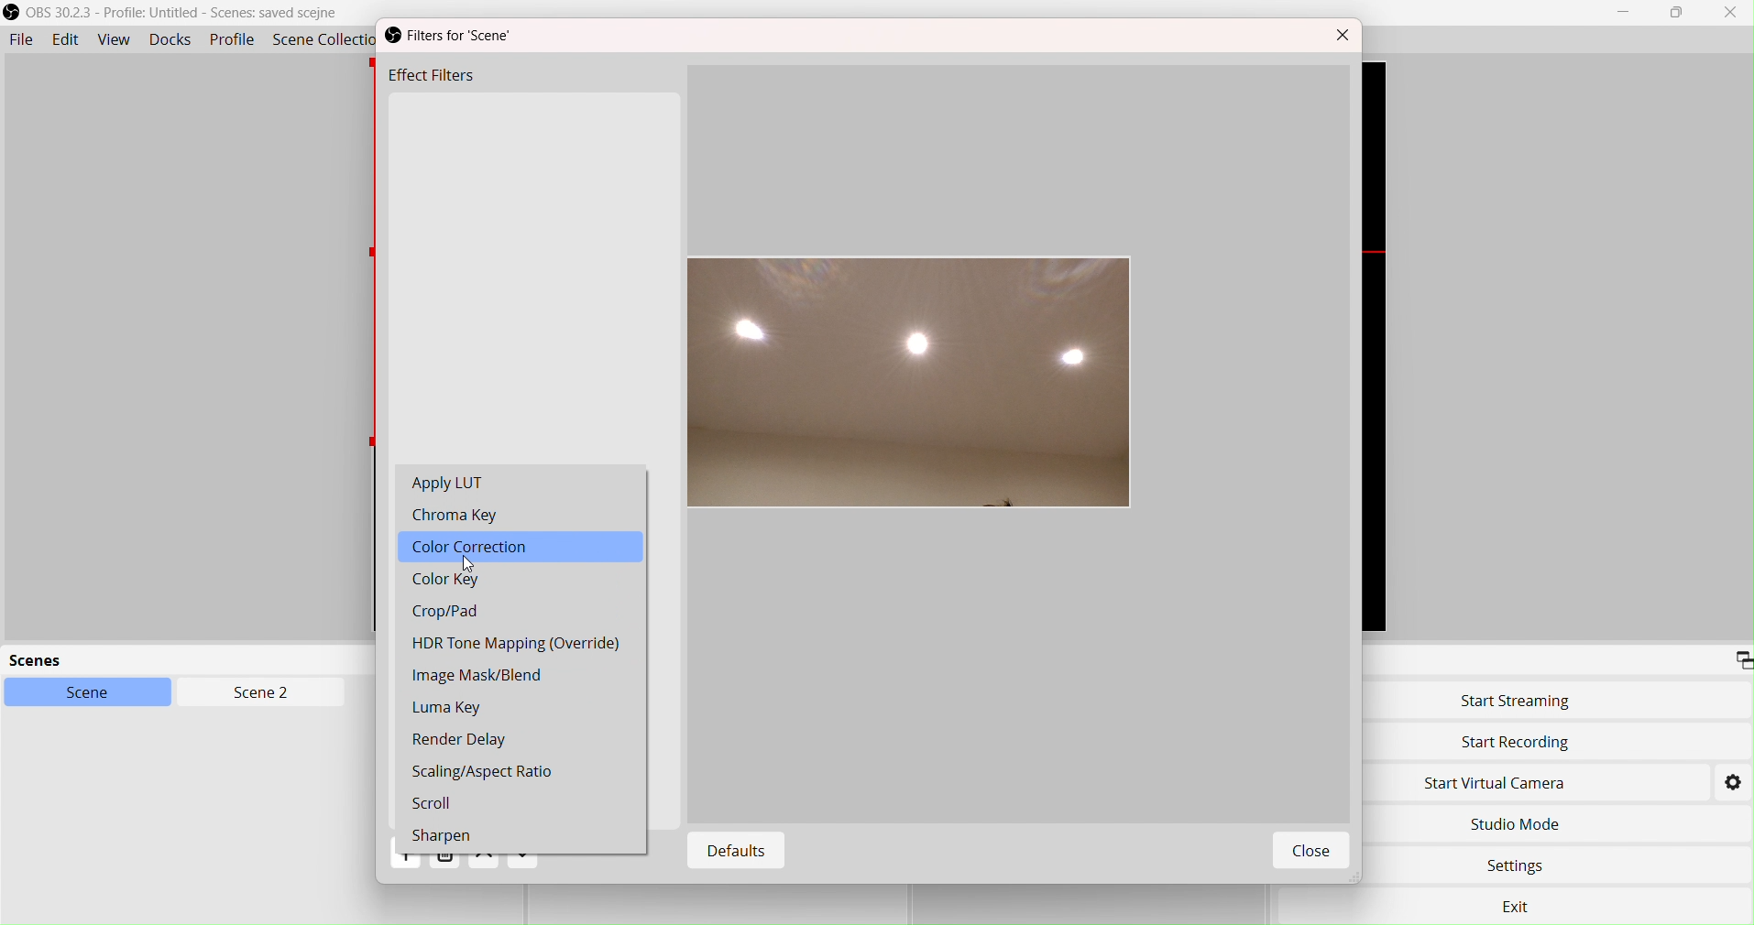 The image size is (1754, 925). I want to click on Sharpen, so click(444, 836).